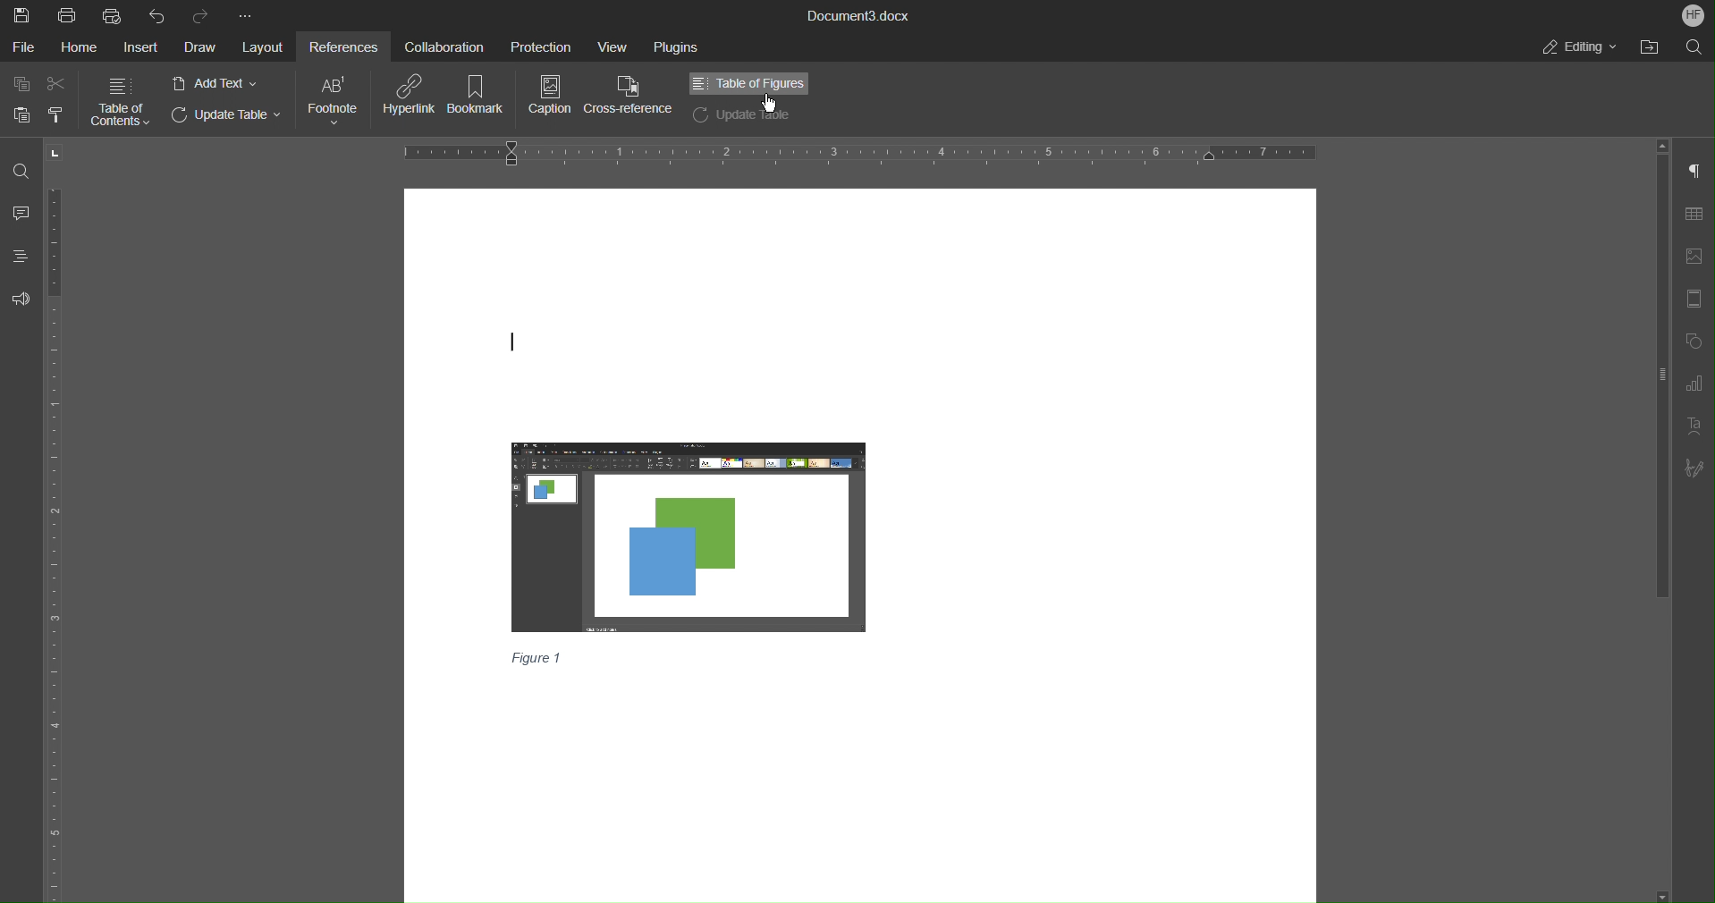 This screenshot has height=903, width=1715. What do you see at coordinates (1693, 14) in the screenshot?
I see `Account` at bounding box center [1693, 14].